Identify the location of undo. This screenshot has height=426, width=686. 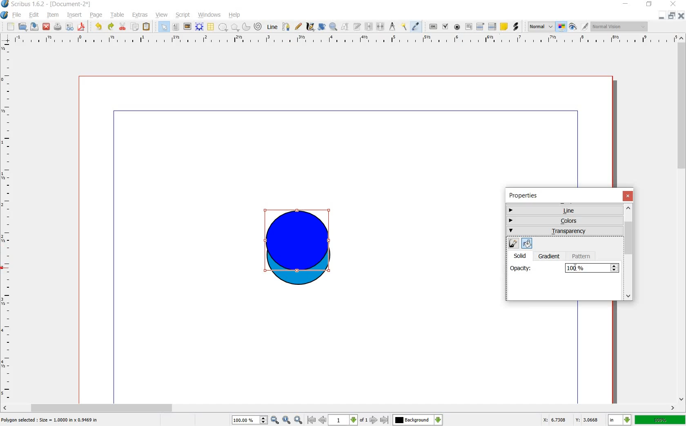
(99, 27).